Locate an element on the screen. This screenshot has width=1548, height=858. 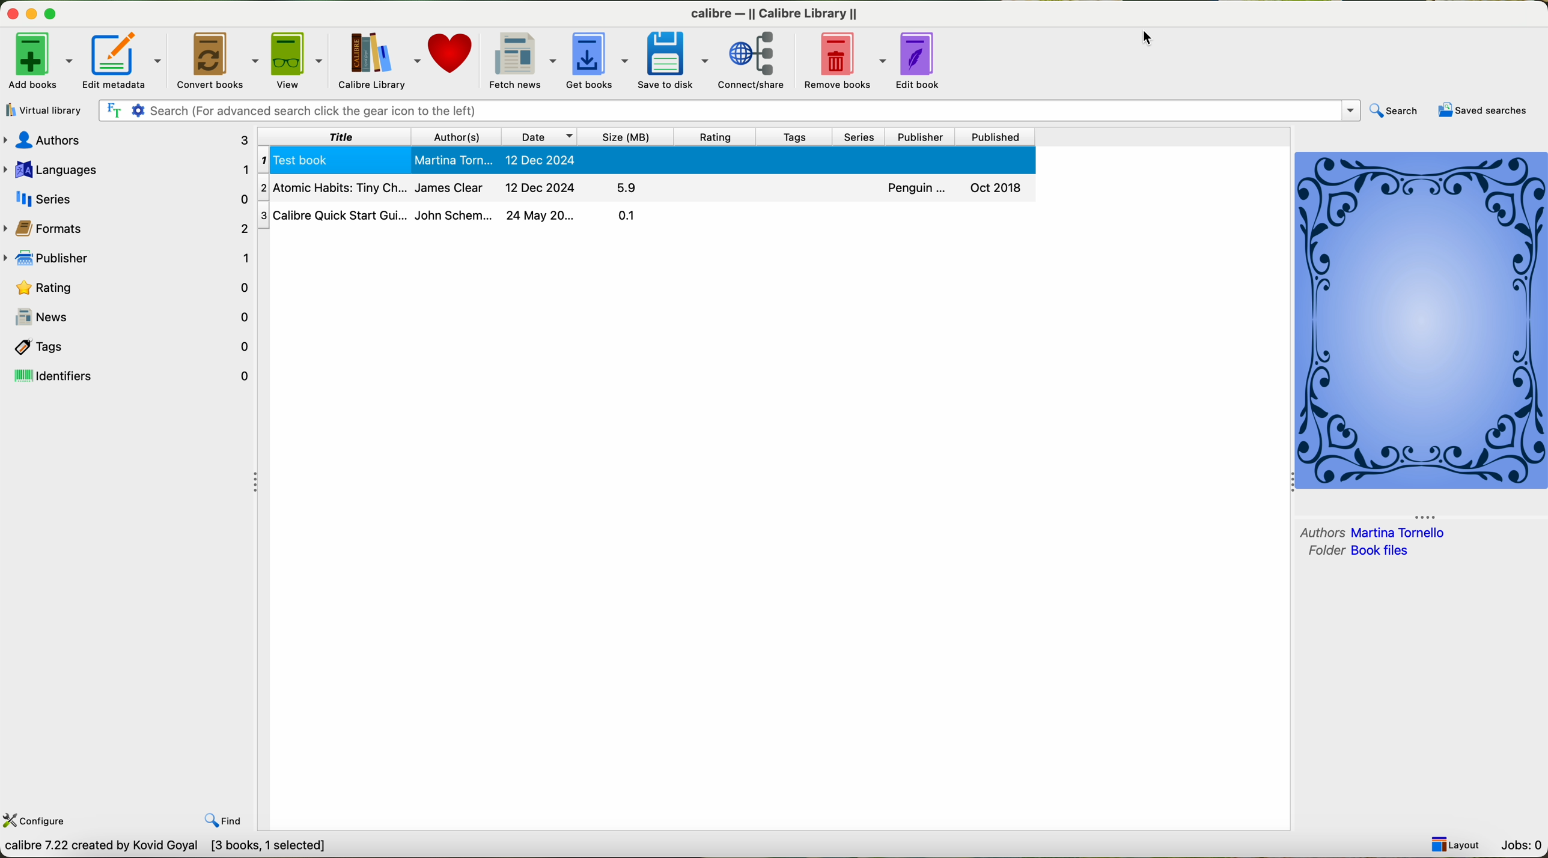
edit metadata is located at coordinates (124, 60).